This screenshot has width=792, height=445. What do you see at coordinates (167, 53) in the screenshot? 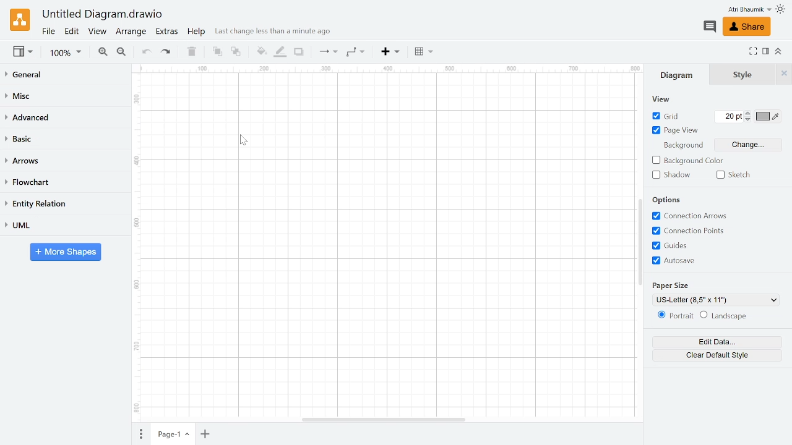
I see `Redo` at bounding box center [167, 53].